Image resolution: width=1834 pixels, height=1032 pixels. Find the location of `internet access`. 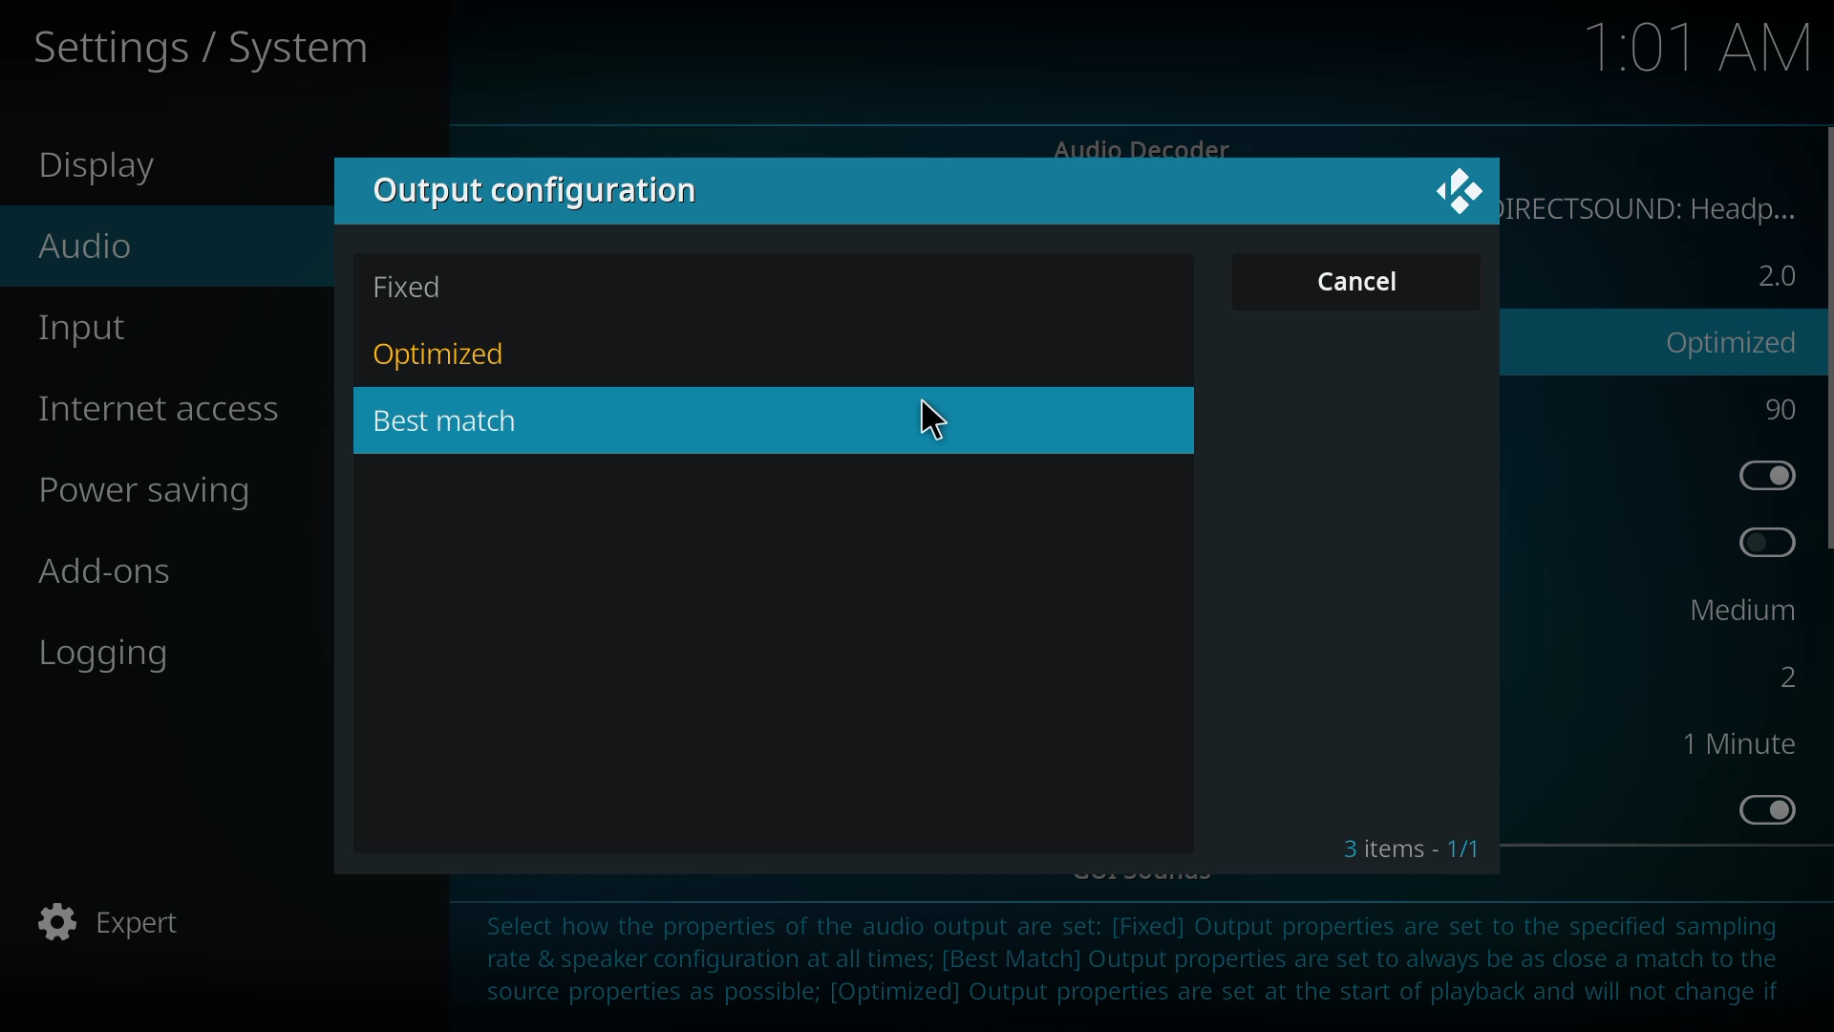

internet access is located at coordinates (155, 405).